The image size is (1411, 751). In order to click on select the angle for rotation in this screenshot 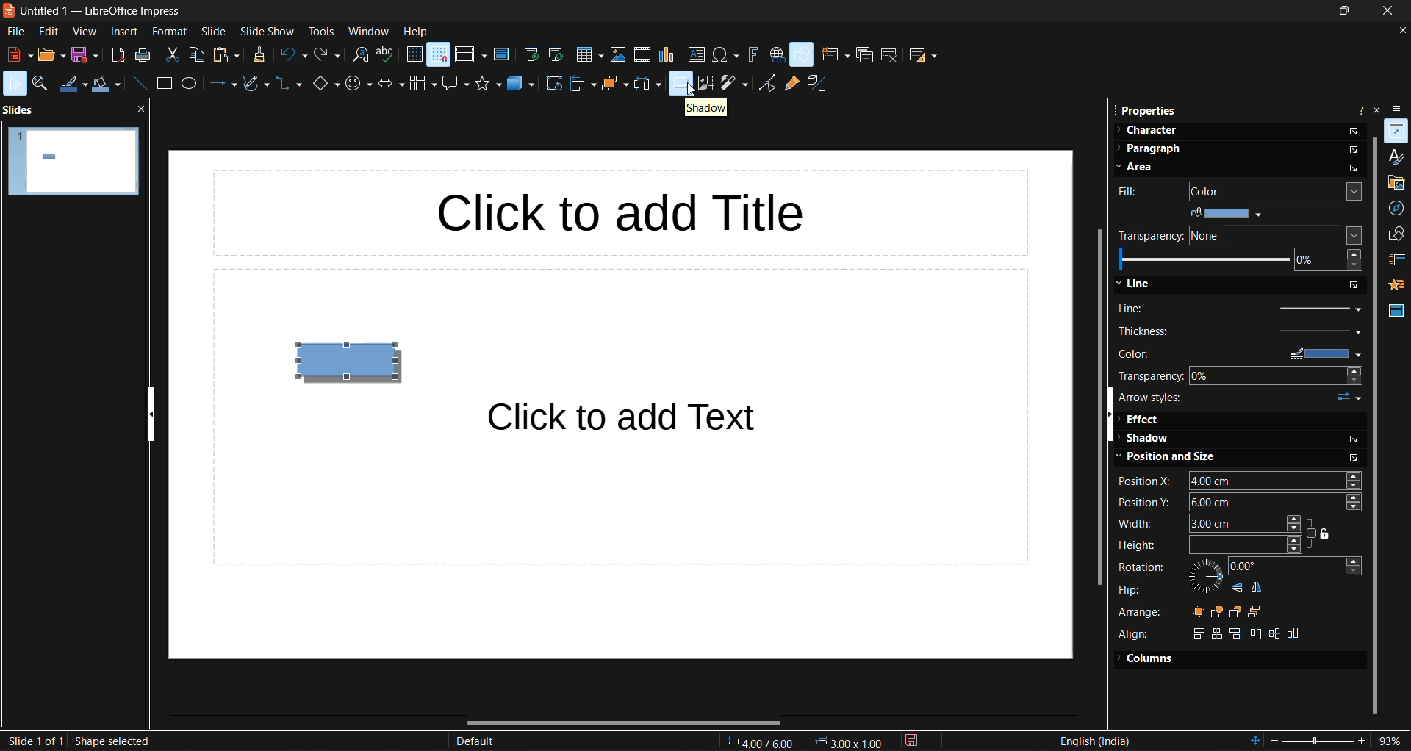, I will do `click(1294, 567)`.